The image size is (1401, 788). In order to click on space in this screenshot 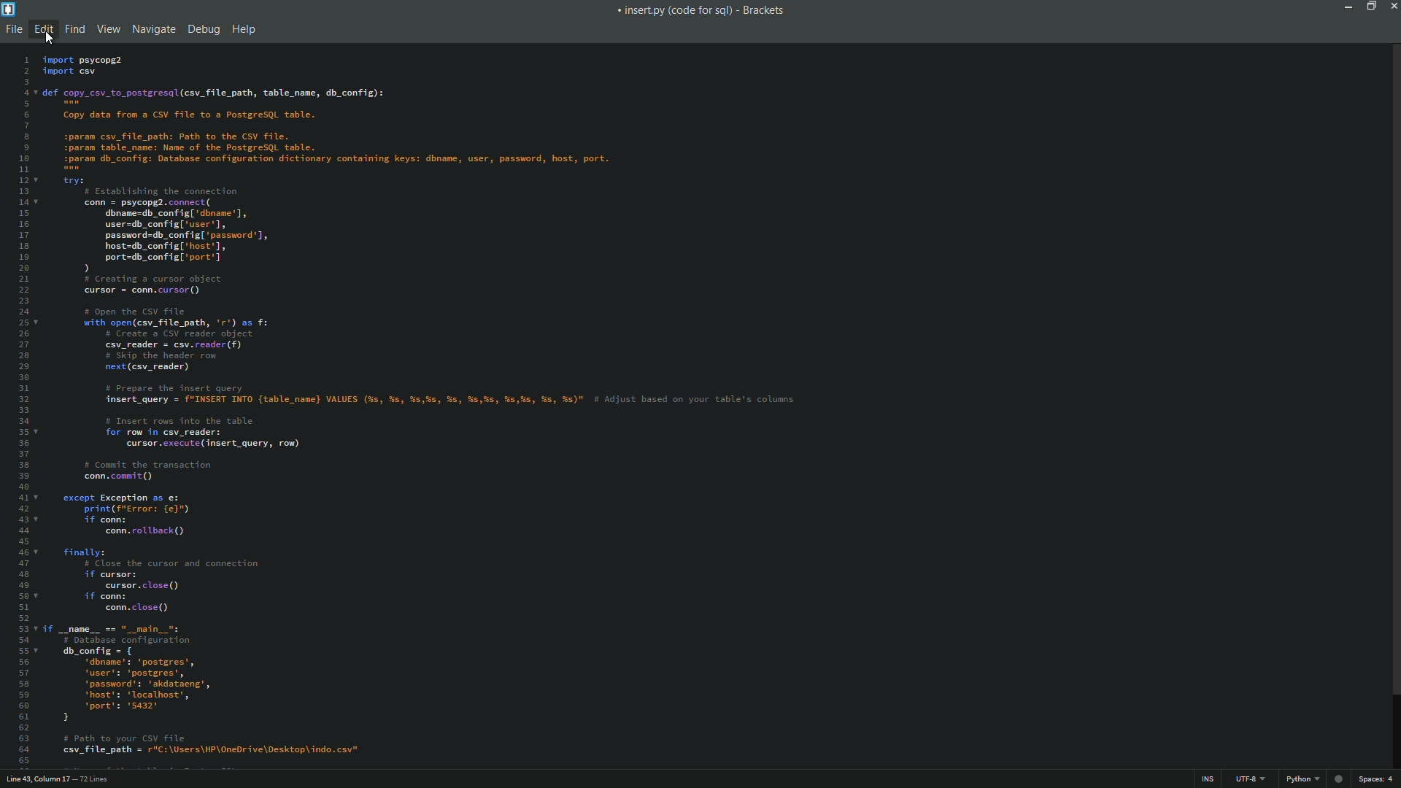, I will do `click(1375, 779)`.